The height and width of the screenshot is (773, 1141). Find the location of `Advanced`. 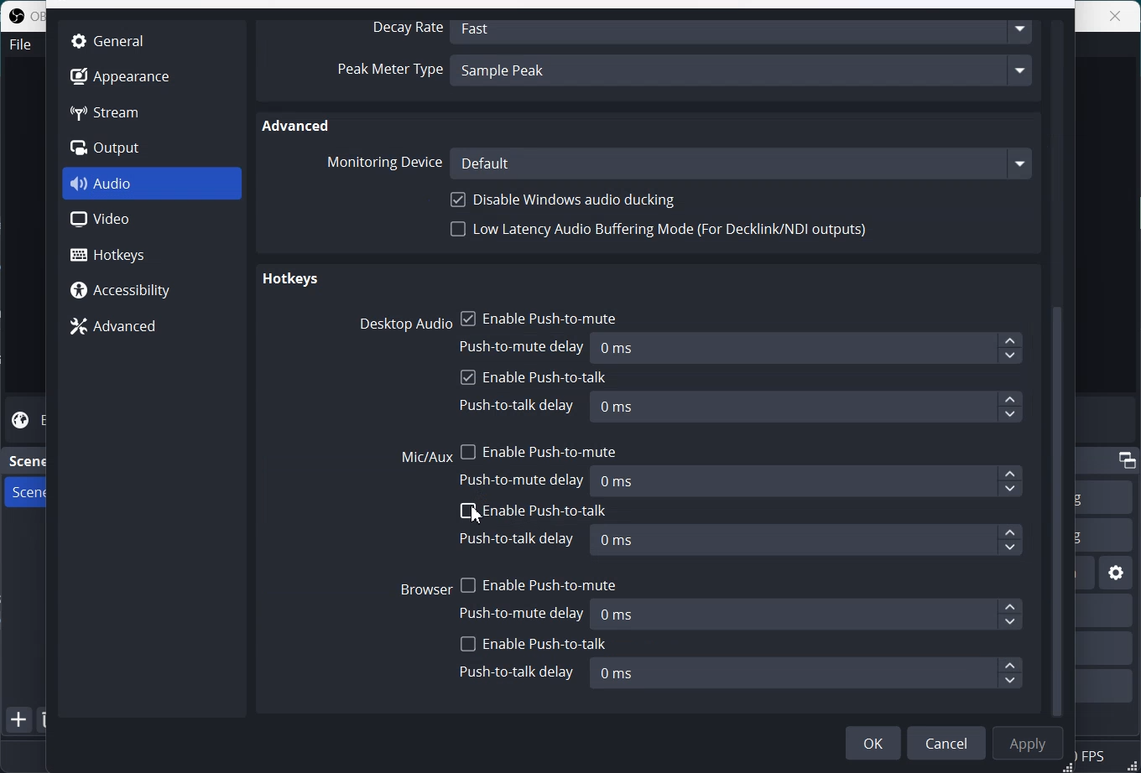

Advanced is located at coordinates (298, 125).